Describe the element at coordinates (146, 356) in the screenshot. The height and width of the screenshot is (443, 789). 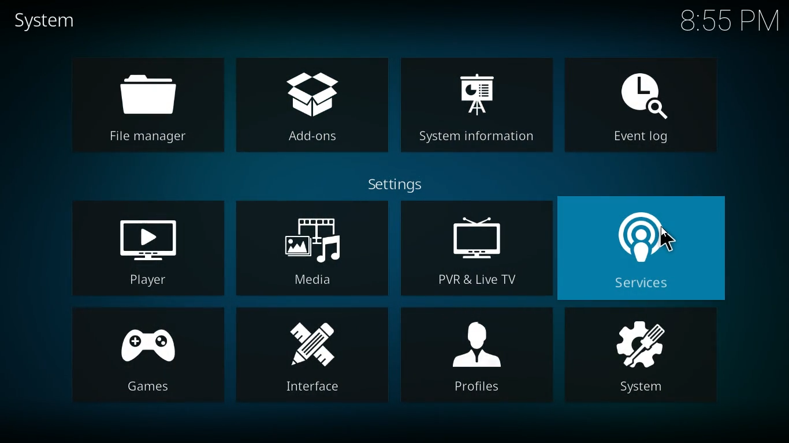
I see `games` at that location.